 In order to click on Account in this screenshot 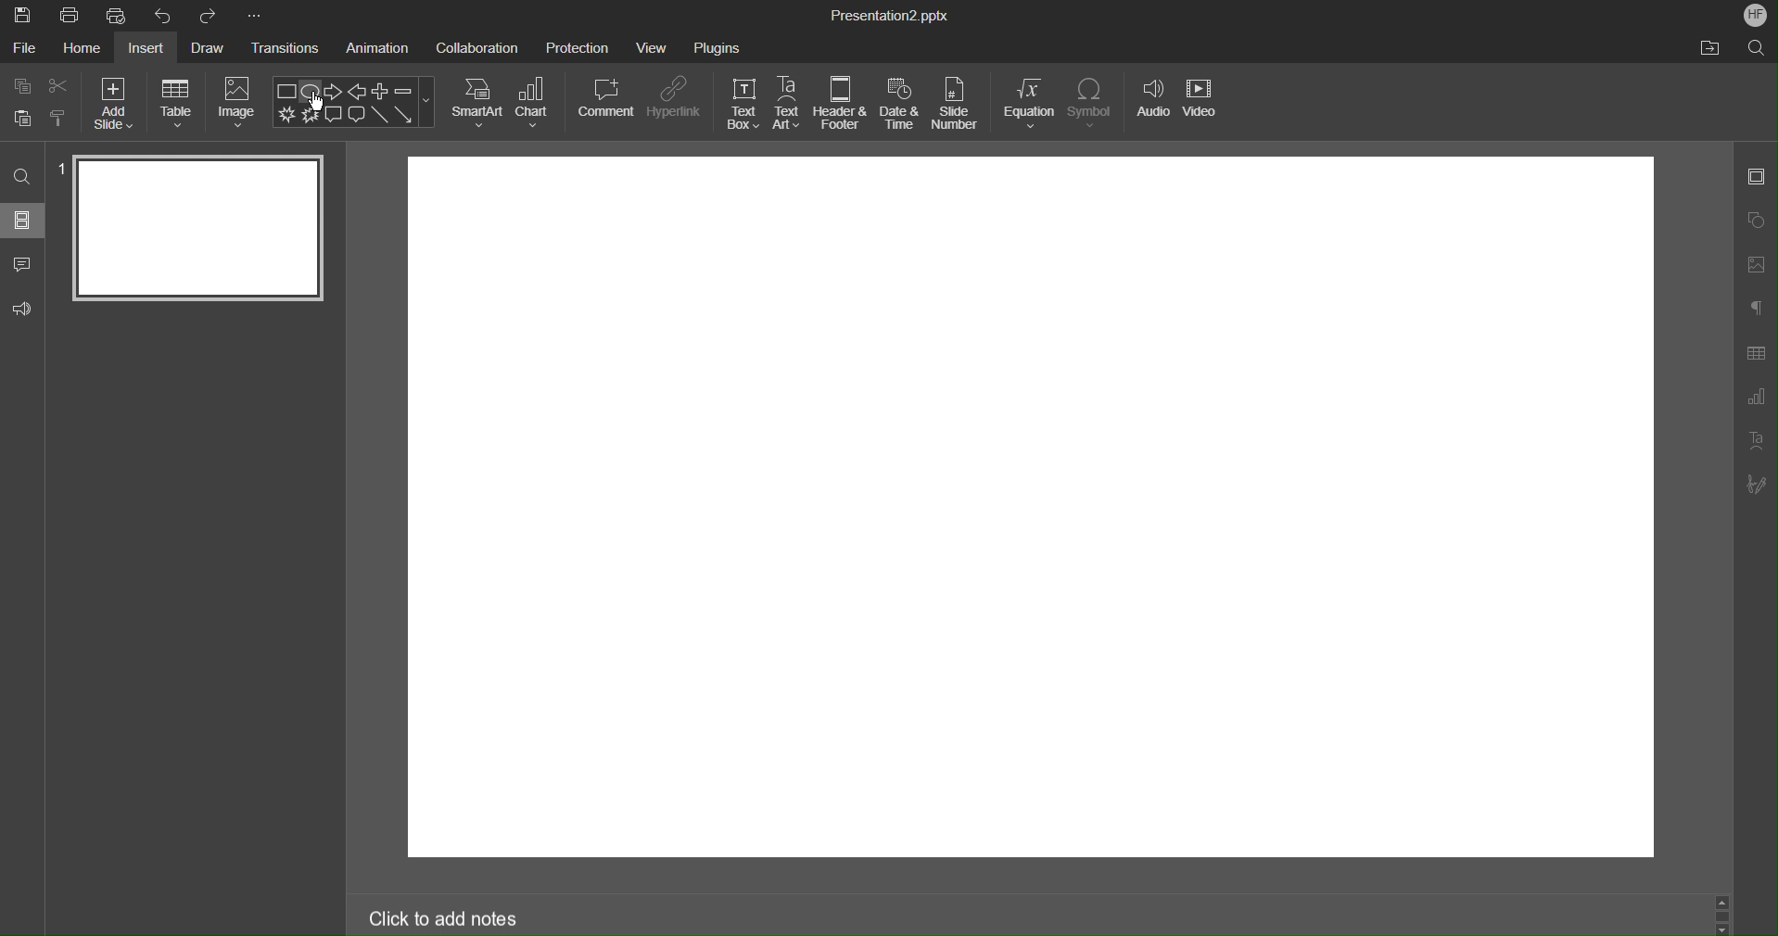, I will do `click(1752, 14)`.